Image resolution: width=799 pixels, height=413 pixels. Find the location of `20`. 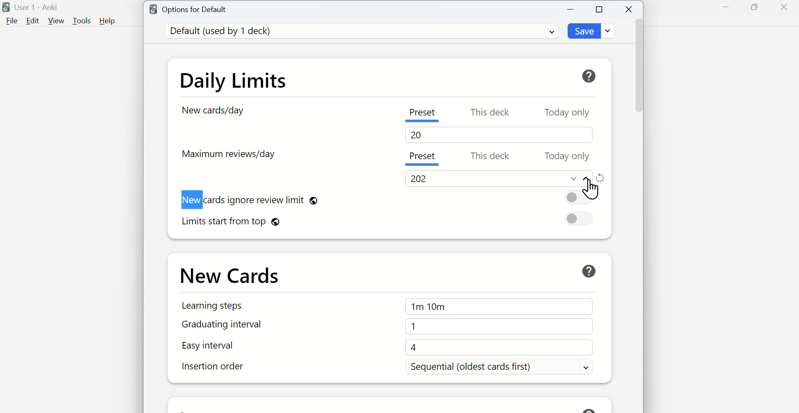

20 is located at coordinates (416, 135).